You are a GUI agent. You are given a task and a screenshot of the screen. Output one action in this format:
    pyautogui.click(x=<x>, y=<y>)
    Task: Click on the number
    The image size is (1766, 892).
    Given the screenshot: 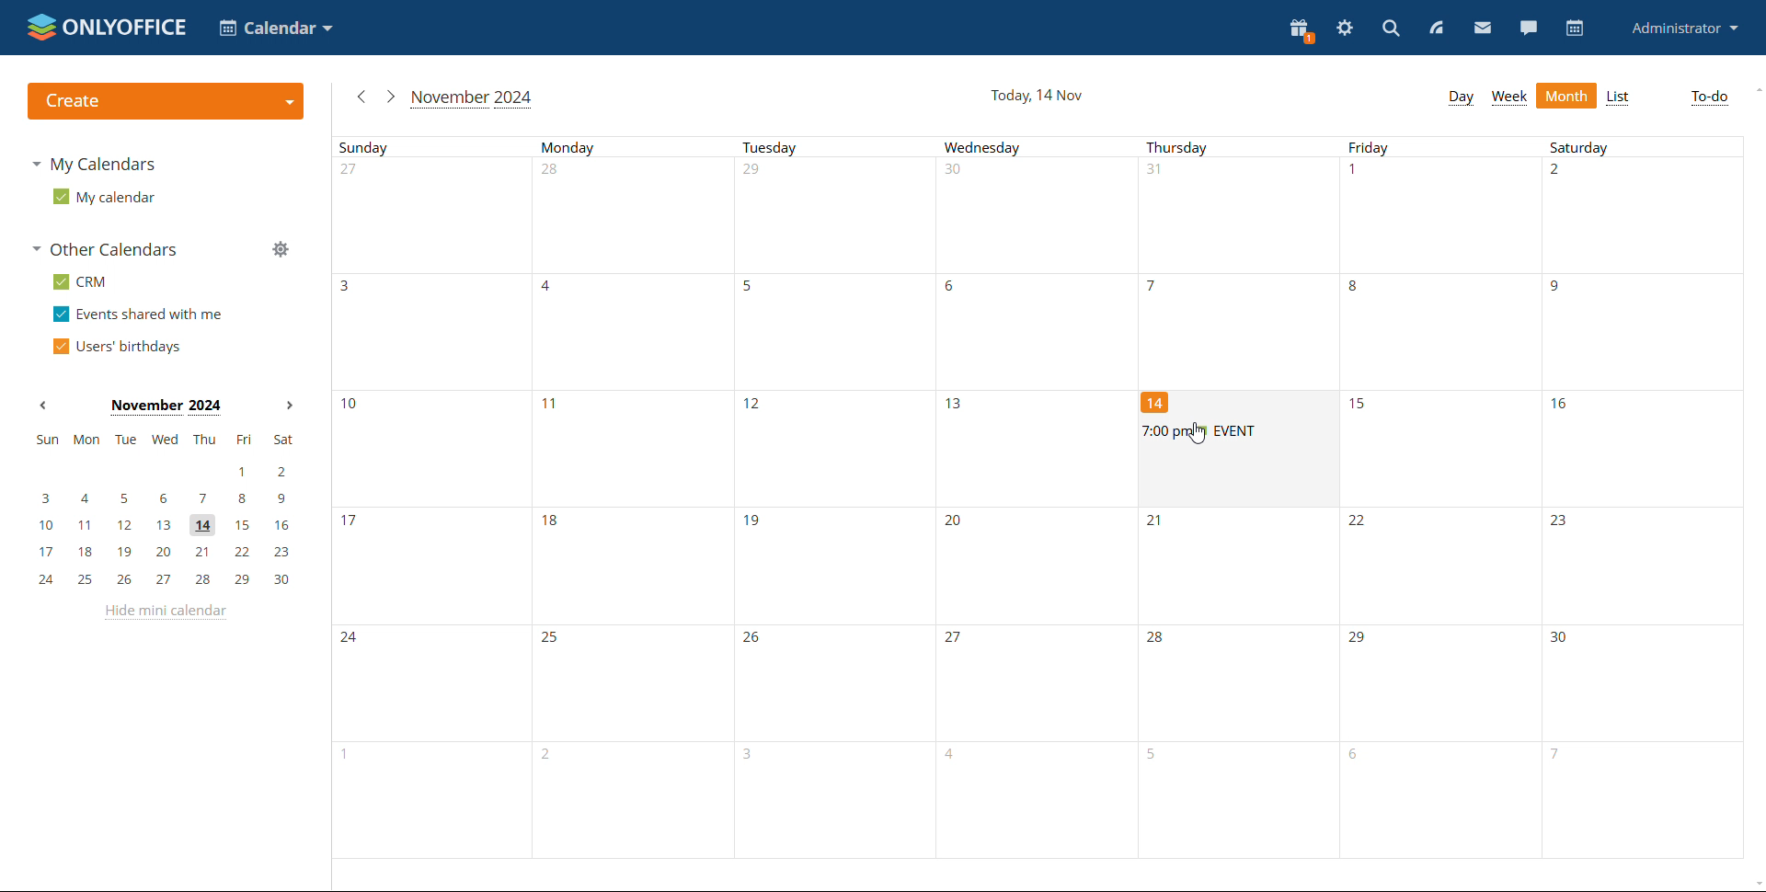 What is the action you would take?
    pyautogui.click(x=354, y=640)
    